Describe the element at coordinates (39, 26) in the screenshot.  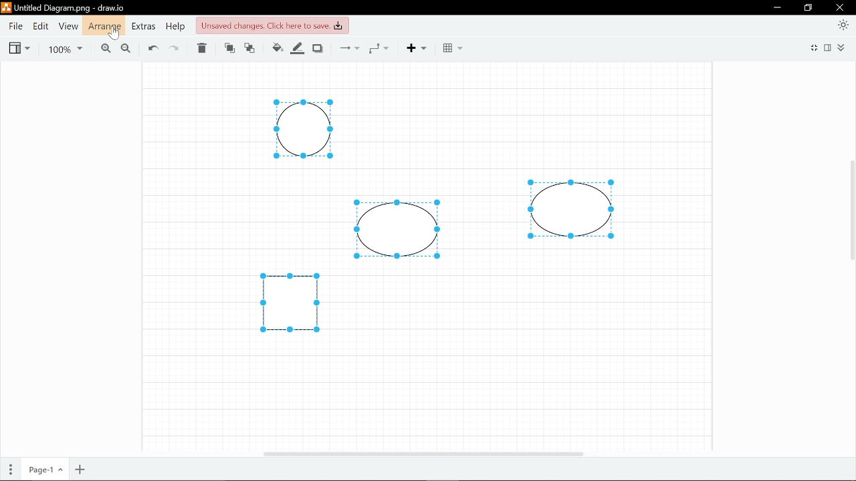
I see `Edit` at that location.